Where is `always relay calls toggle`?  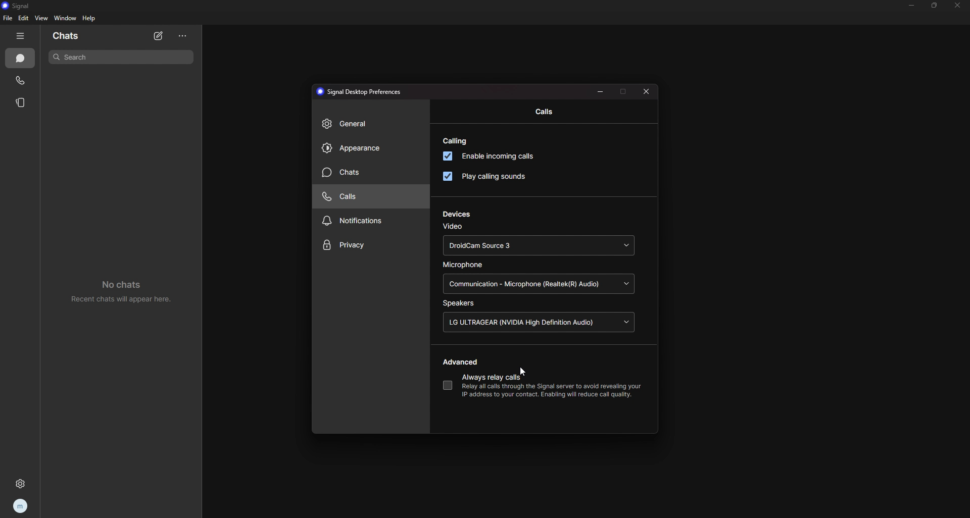 always relay calls toggle is located at coordinates (447, 386).